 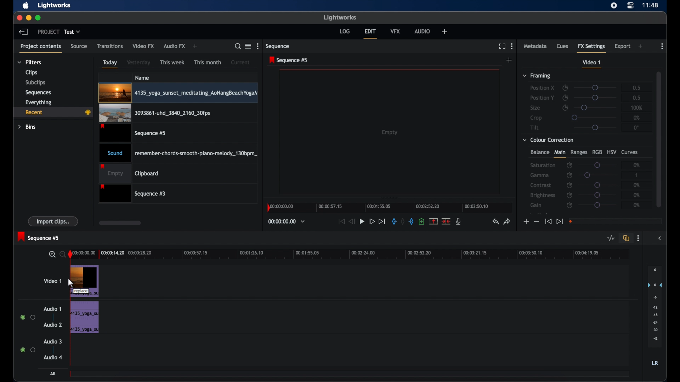 I want to click on position x, so click(x=542, y=87).